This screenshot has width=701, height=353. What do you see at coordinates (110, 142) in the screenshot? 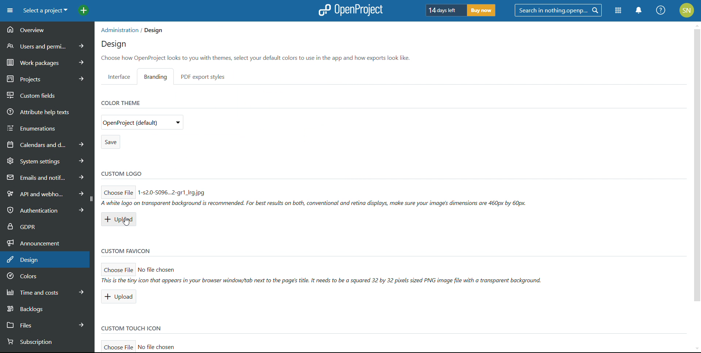
I see `save` at bounding box center [110, 142].